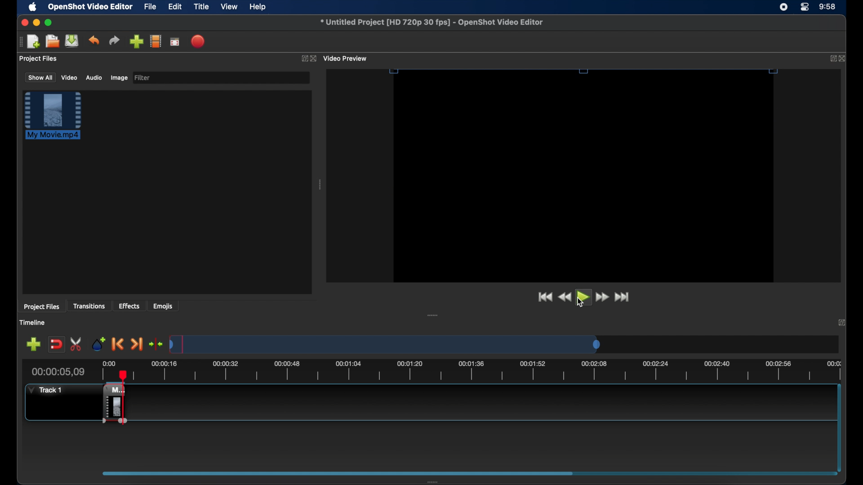  What do you see at coordinates (119, 79) in the screenshot?
I see `image` at bounding box center [119, 79].